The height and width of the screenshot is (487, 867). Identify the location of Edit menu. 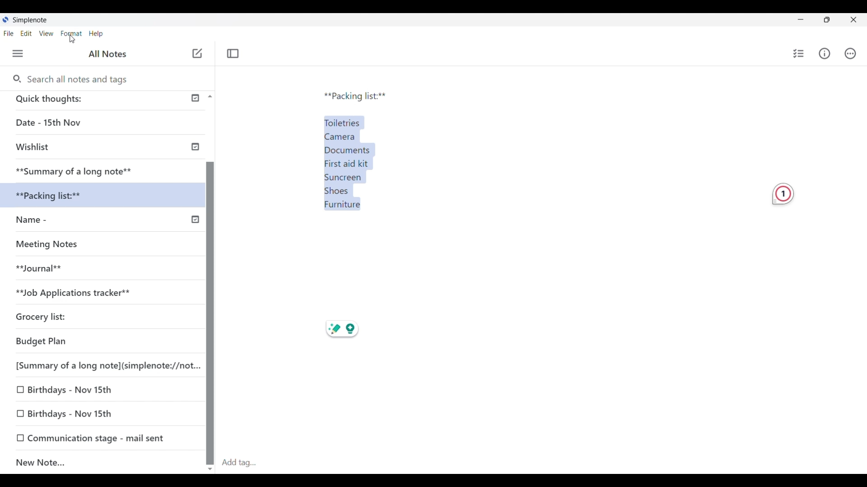
(27, 33).